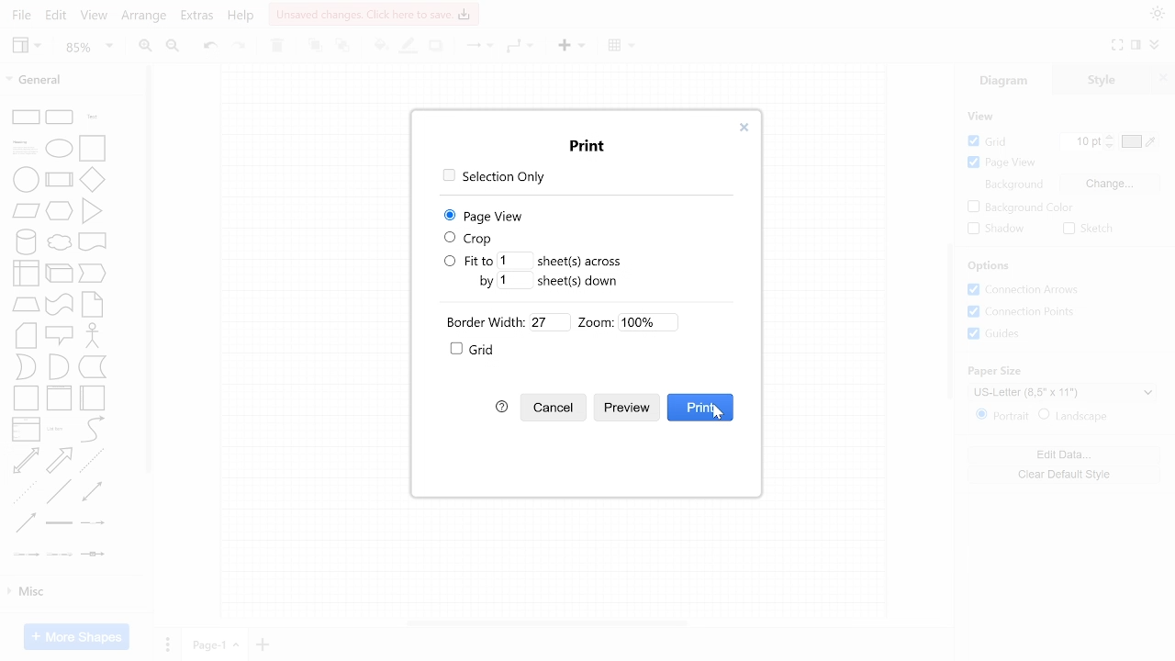  I want to click on Edit data, so click(1065, 455).